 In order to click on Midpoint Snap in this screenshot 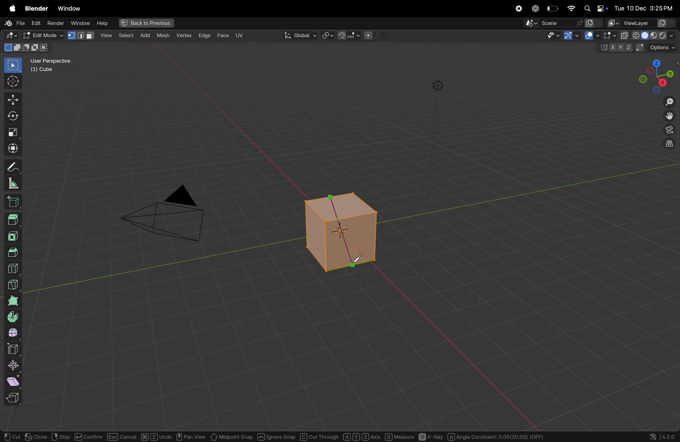, I will do `click(232, 437)`.